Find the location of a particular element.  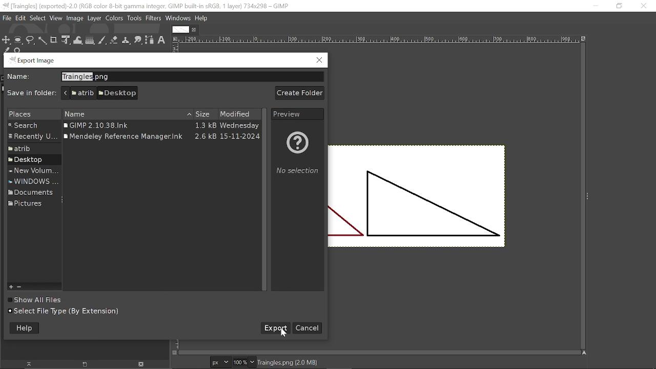

Zoom option is located at coordinates (252, 362).